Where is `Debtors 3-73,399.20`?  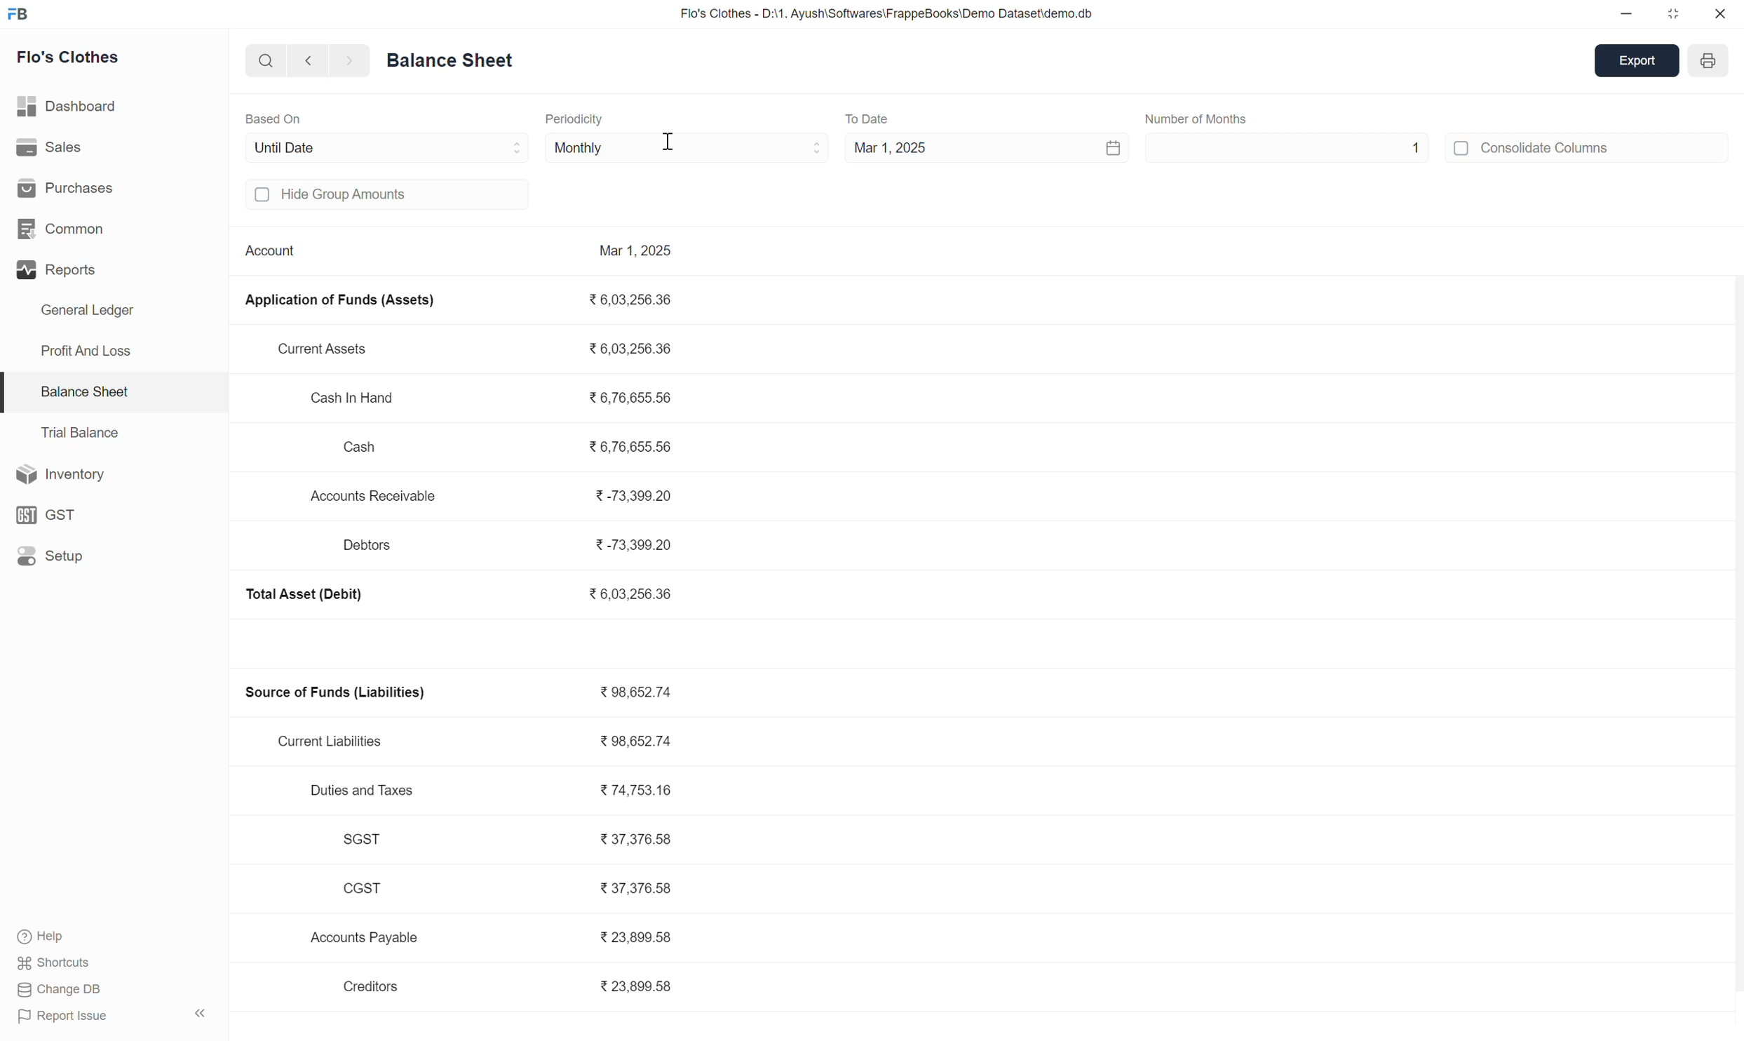 Debtors 3-73,399.20 is located at coordinates (514, 546).